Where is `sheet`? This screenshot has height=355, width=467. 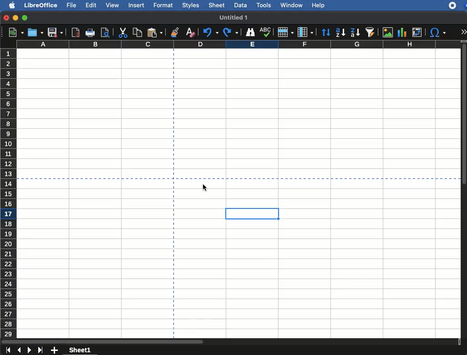 sheet is located at coordinates (217, 5).